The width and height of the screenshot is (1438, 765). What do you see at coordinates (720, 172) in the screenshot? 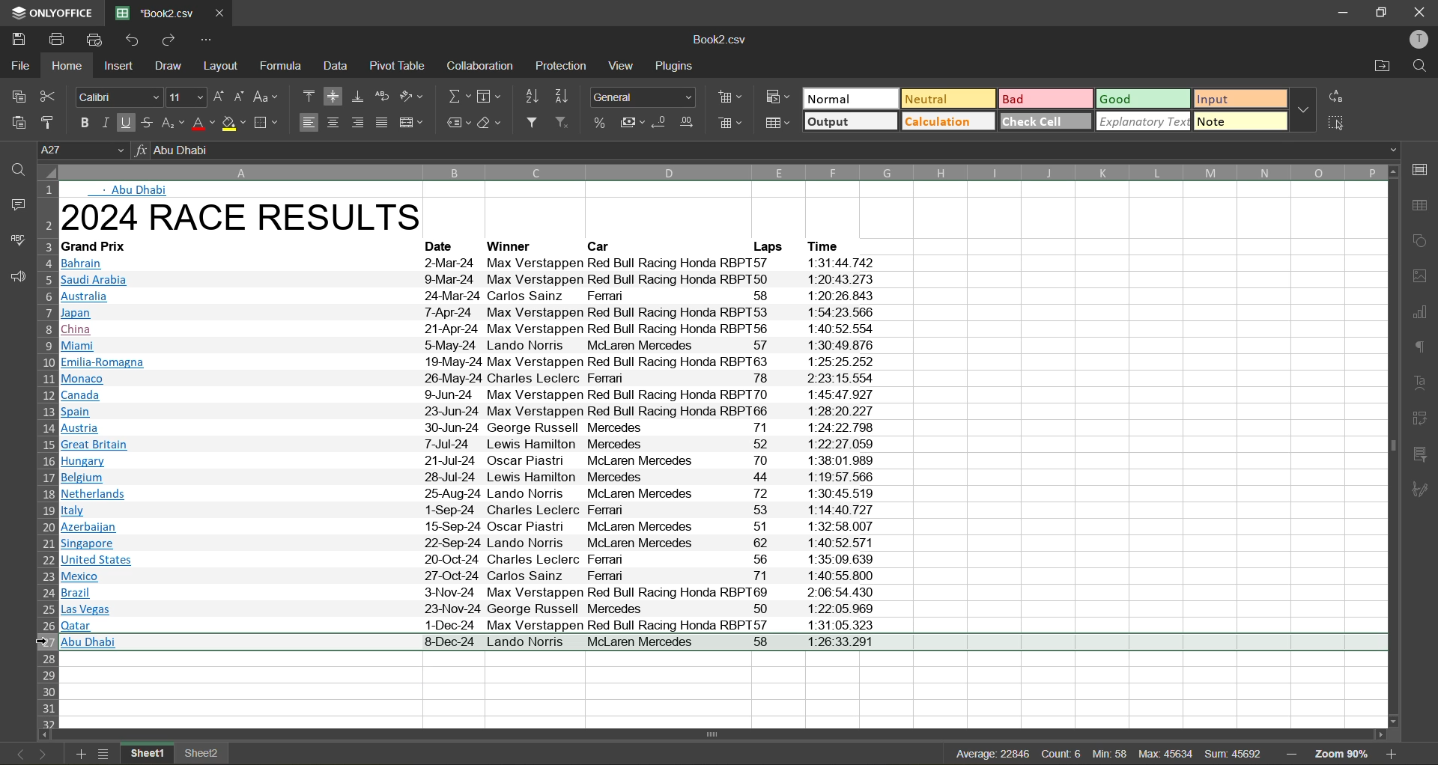
I see `column names` at bounding box center [720, 172].